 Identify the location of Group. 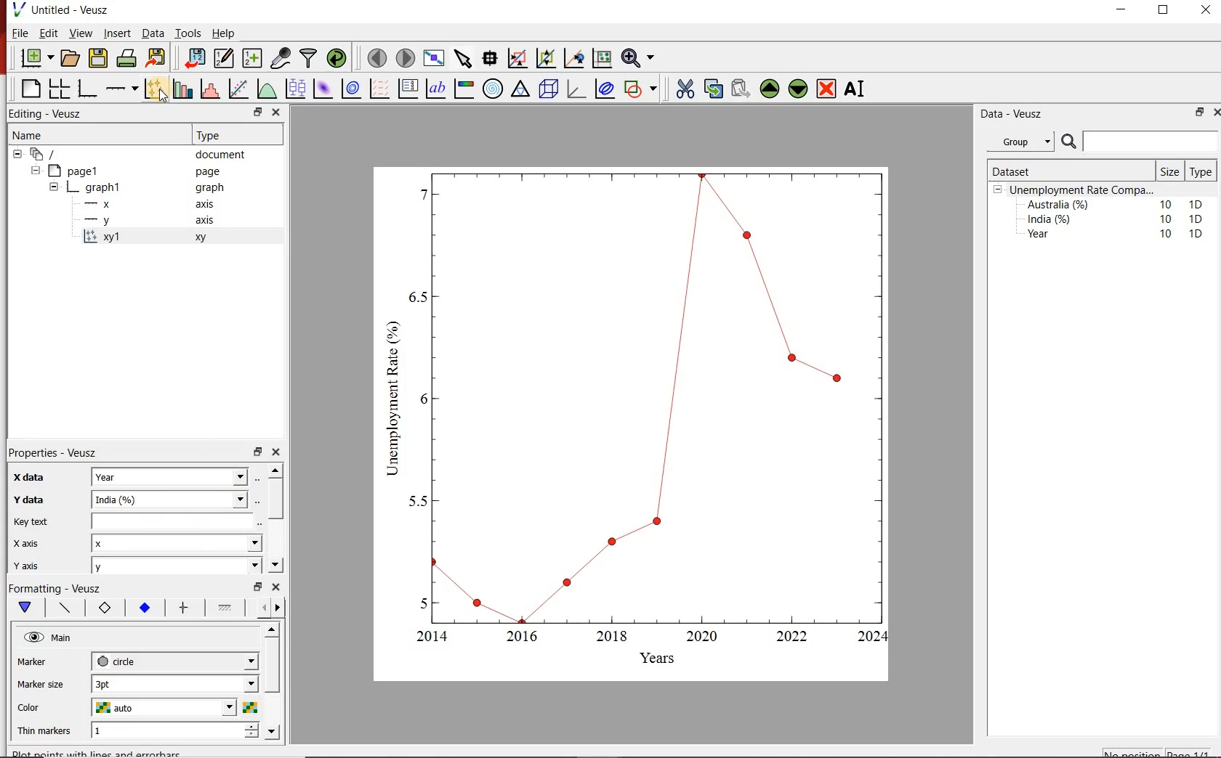
(1023, 142).